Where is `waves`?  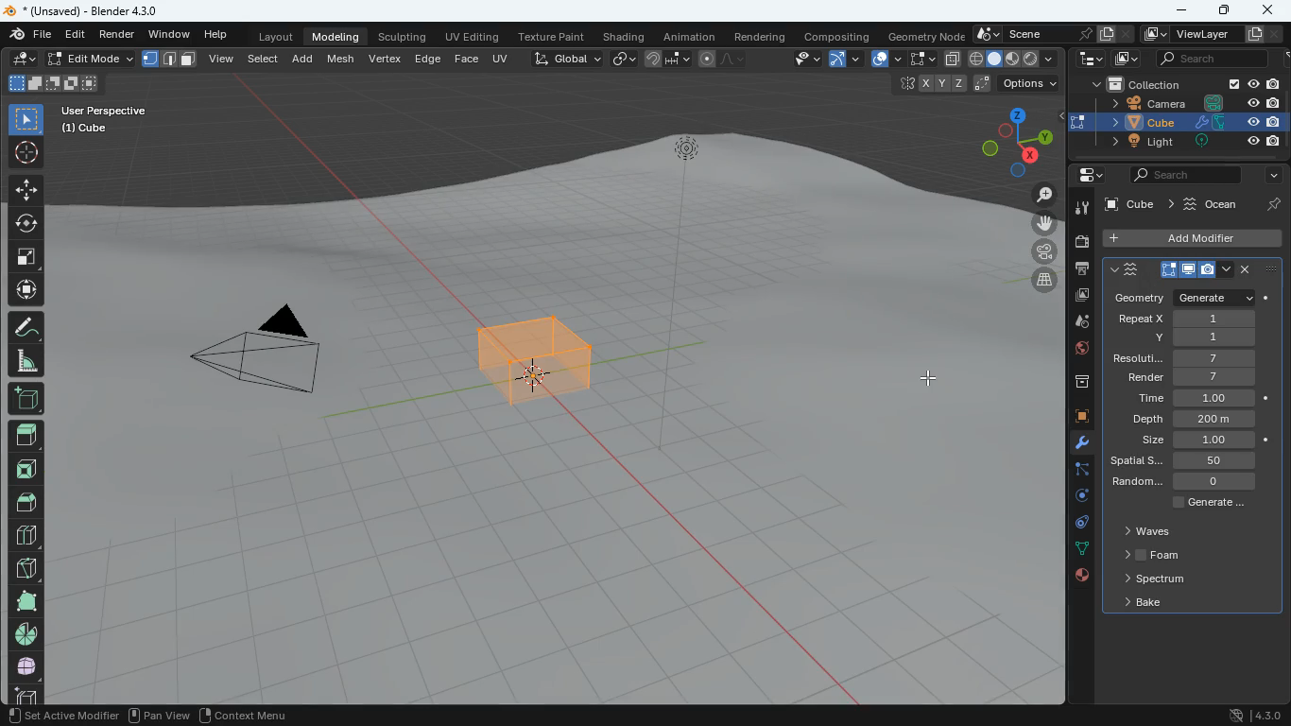
waves is located at coordinates (1148, 531).